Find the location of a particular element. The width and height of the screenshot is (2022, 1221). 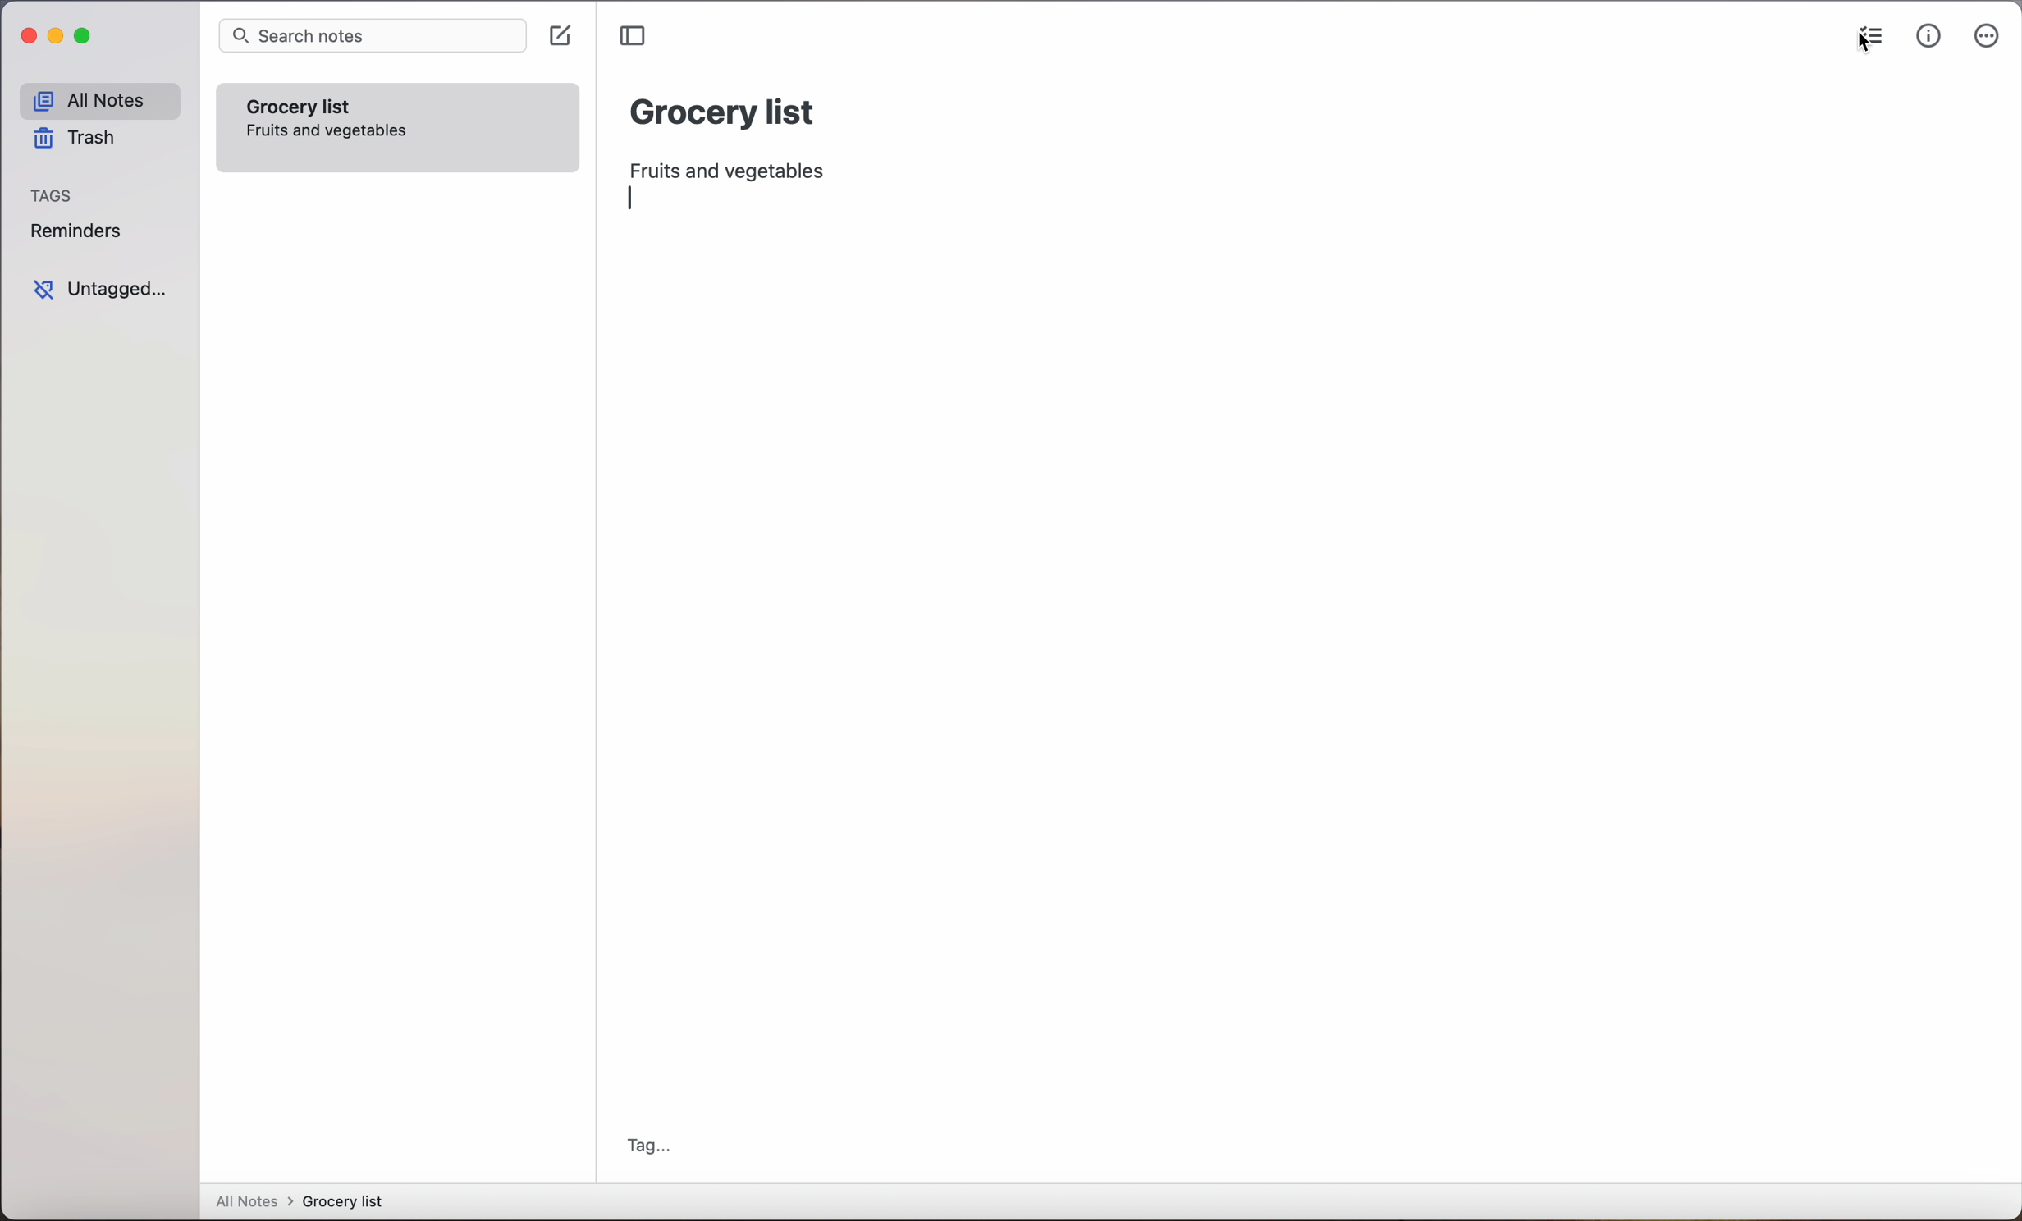

untagged is located at coordinates (99, 290).